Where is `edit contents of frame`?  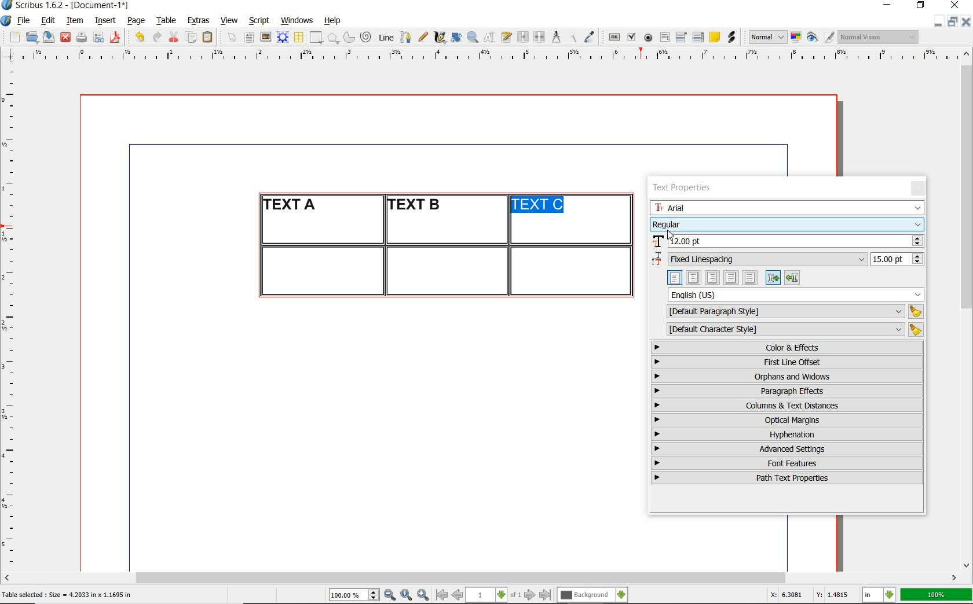
edit contents of frame is located at coordinates (489, 36).